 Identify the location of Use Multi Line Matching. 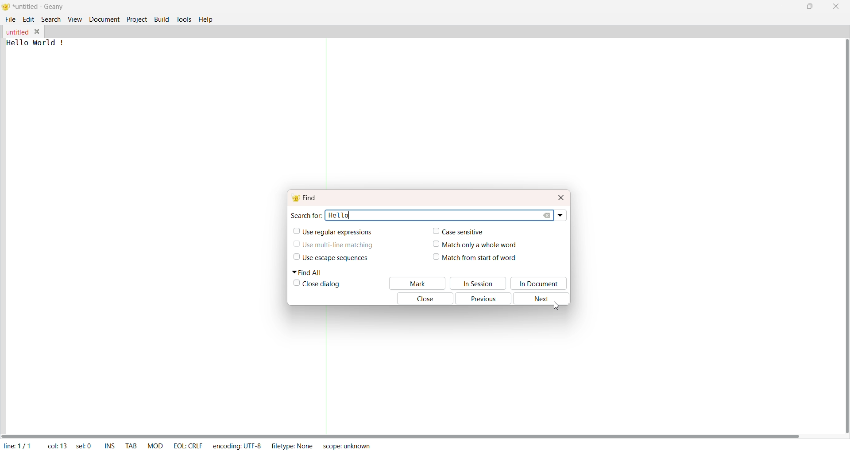
(339, 247).